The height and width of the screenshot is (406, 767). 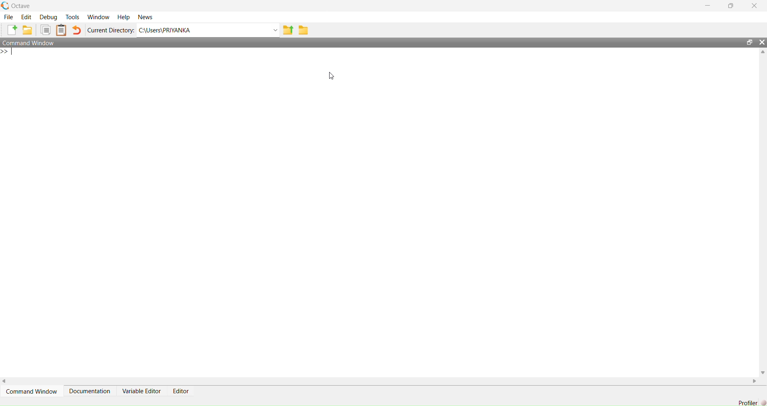 I want to click on restore, so click(x=731, y=6).